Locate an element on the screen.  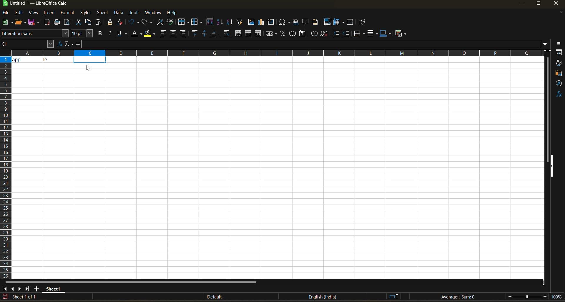
save is located at coordinates (35, 21).